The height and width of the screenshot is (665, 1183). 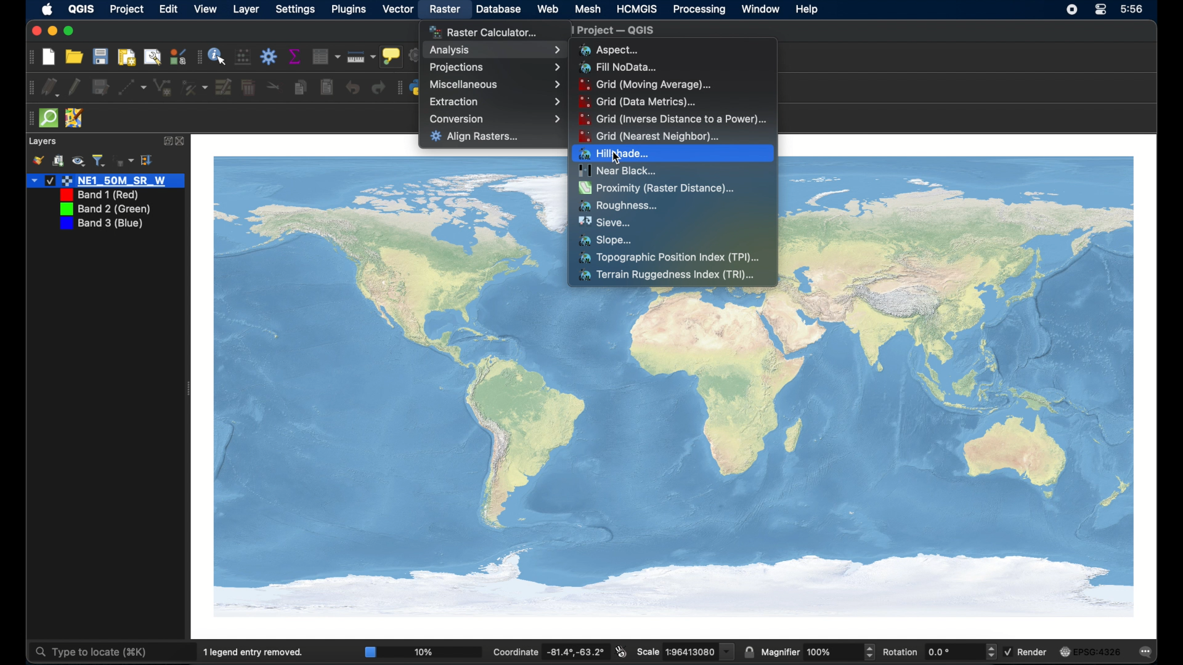 What do you see at coordinates (124, 161) in the screenshot?
I see `filter legend  by expression` at bounding box center [124, 161].